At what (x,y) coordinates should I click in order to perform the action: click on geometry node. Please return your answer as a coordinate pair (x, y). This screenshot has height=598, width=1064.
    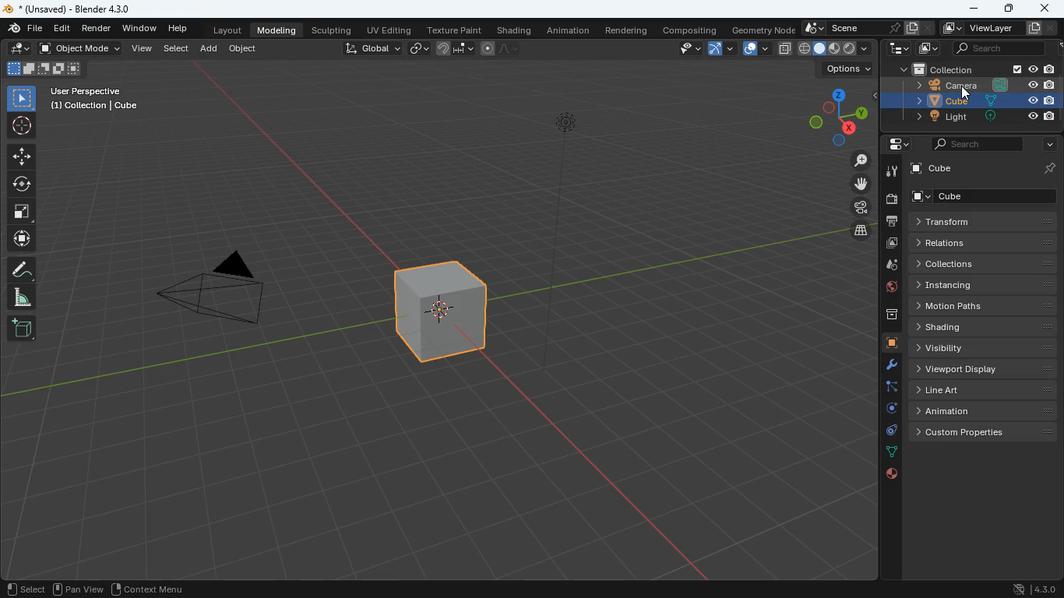
    Looking at the image, I should click on (764, 29).